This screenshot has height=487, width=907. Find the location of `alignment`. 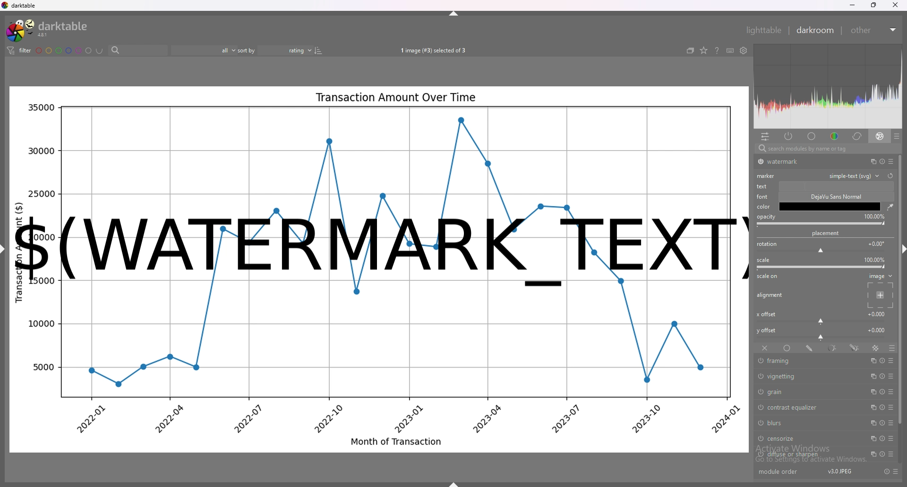

alignment is located at coordinates (770, 295).